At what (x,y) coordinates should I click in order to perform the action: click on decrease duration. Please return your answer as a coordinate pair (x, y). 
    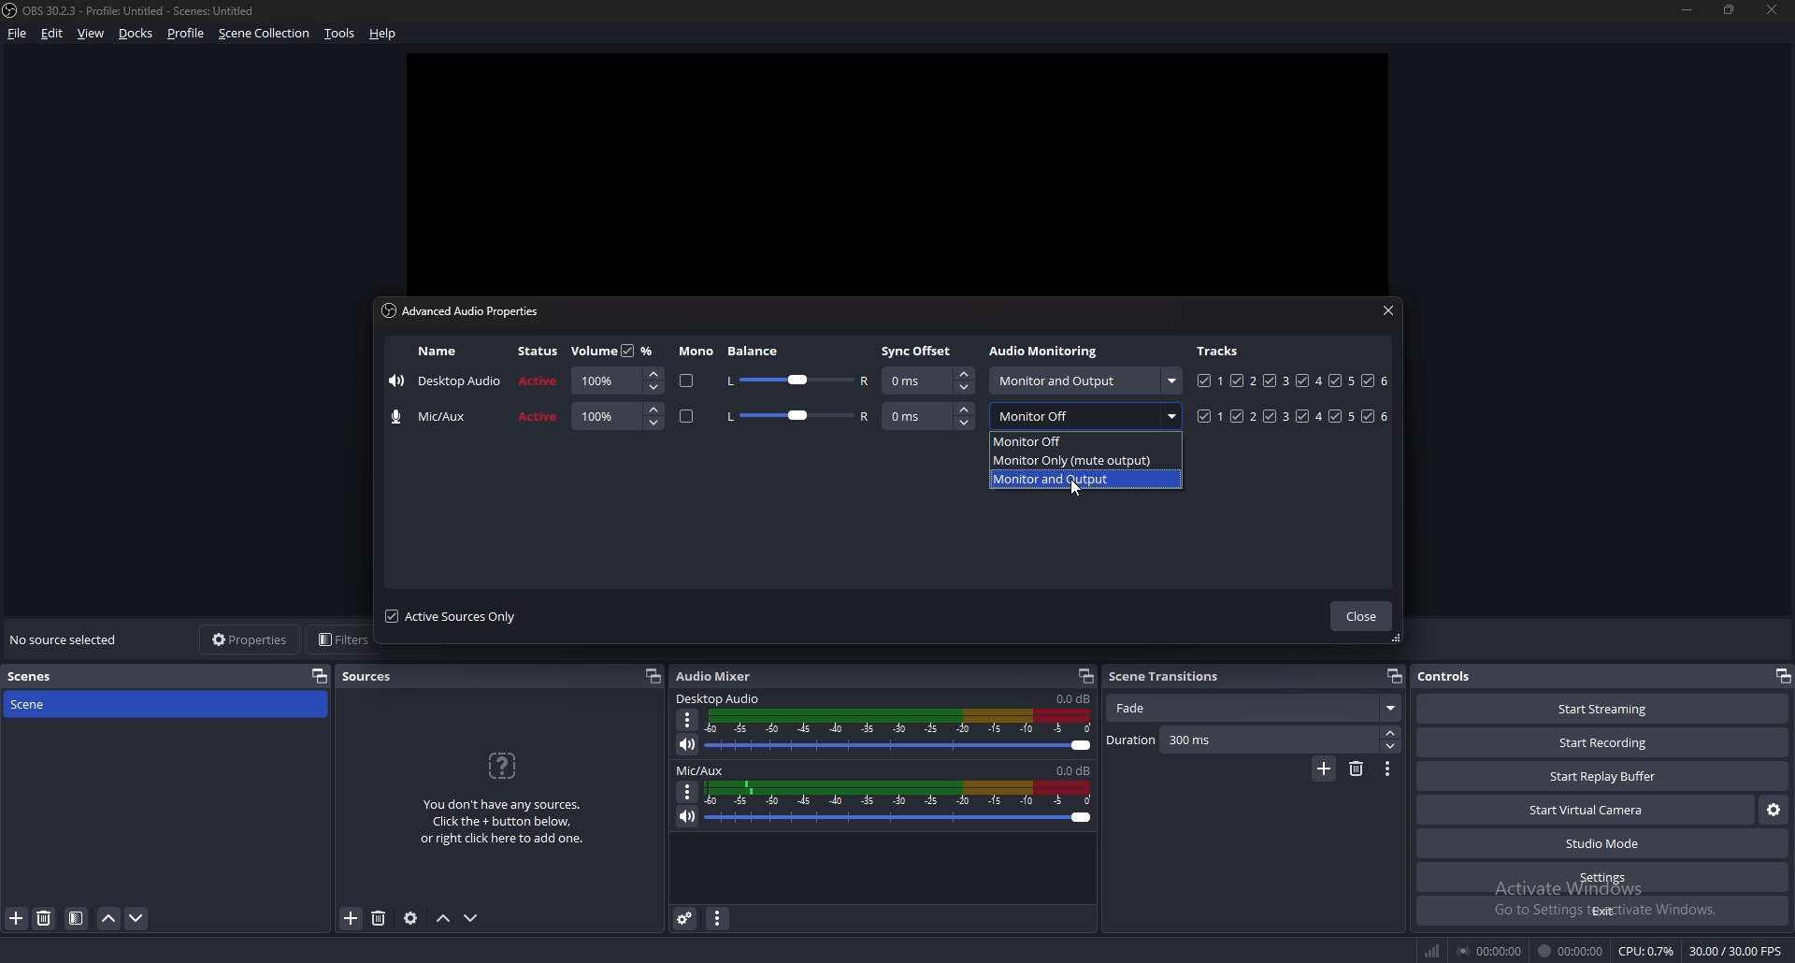
    Looking at the image, I should click on (1393, 746).